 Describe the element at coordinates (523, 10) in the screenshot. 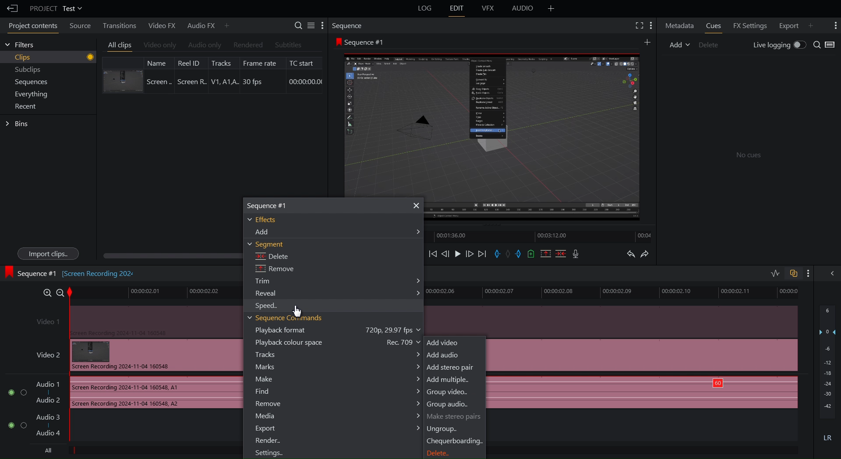

I see `Audio` at that location.